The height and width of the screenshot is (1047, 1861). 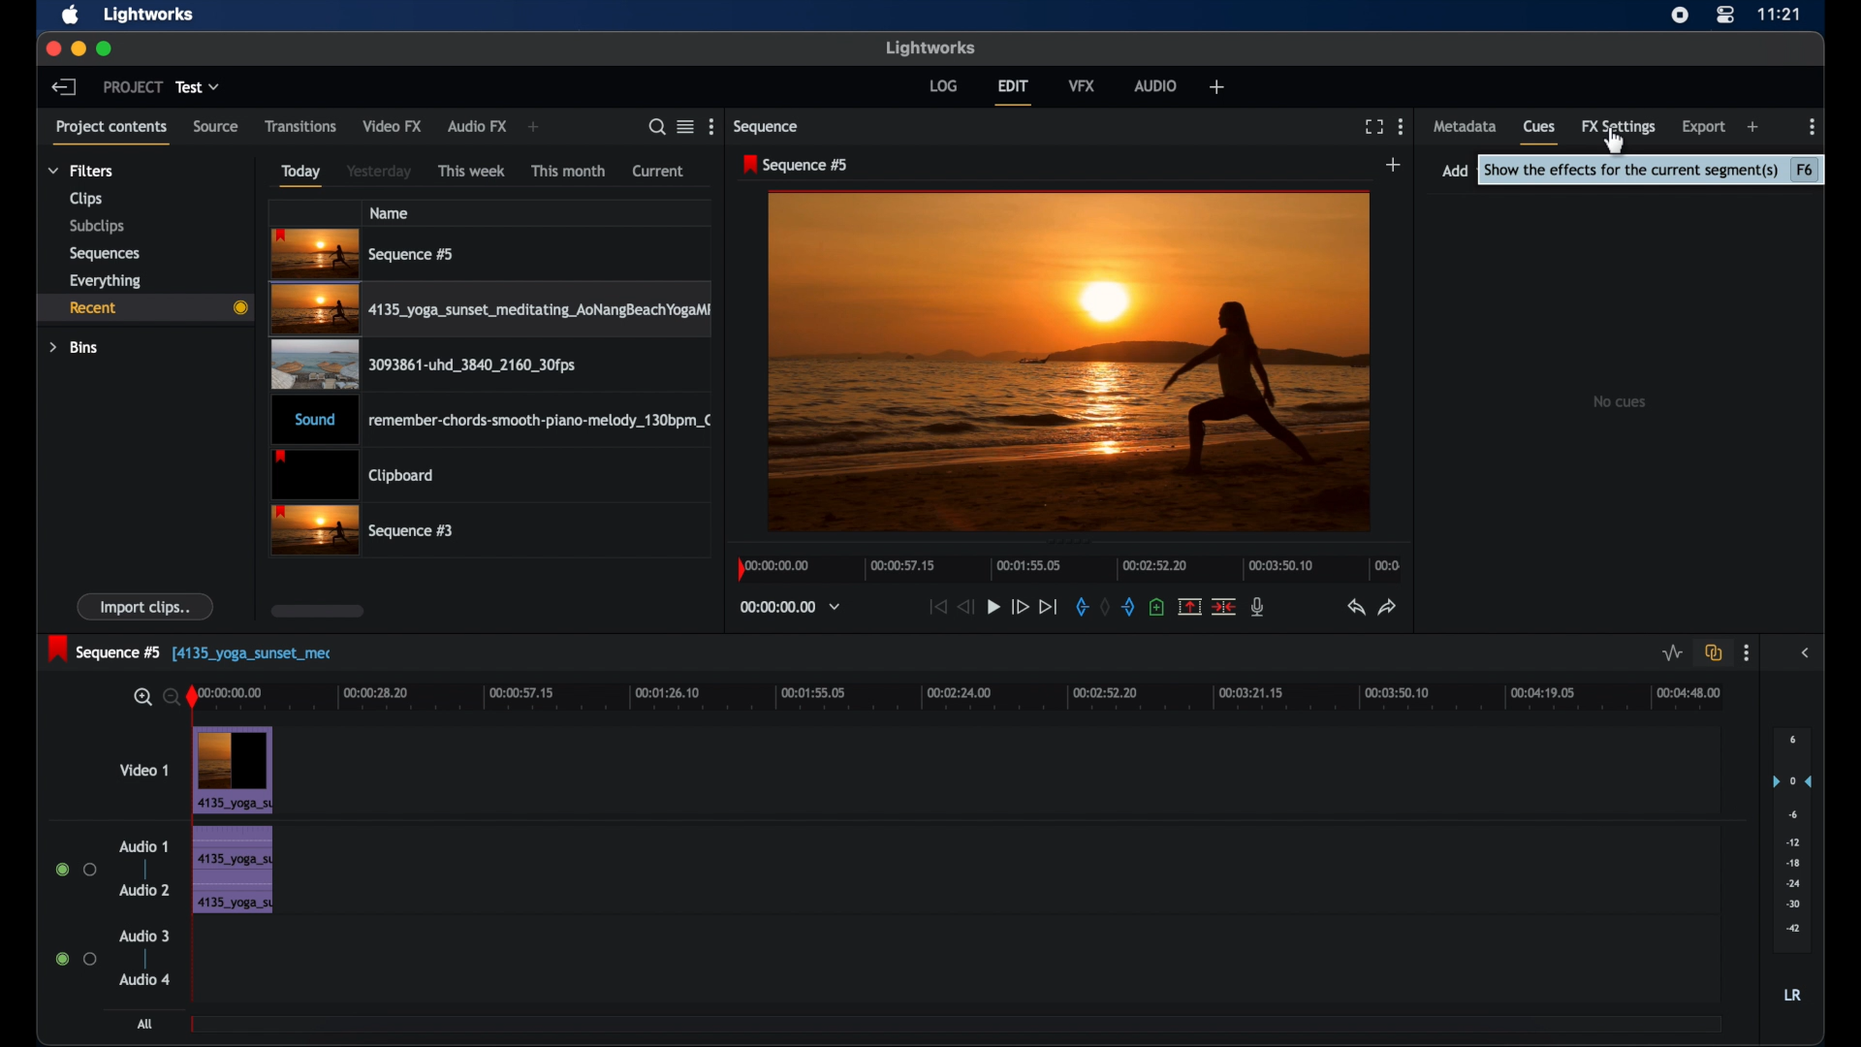 What do you see at coordinates (1714, 653) in the screenshot?
I see `toggle auto track sync` at bounding box center [1714, 653].